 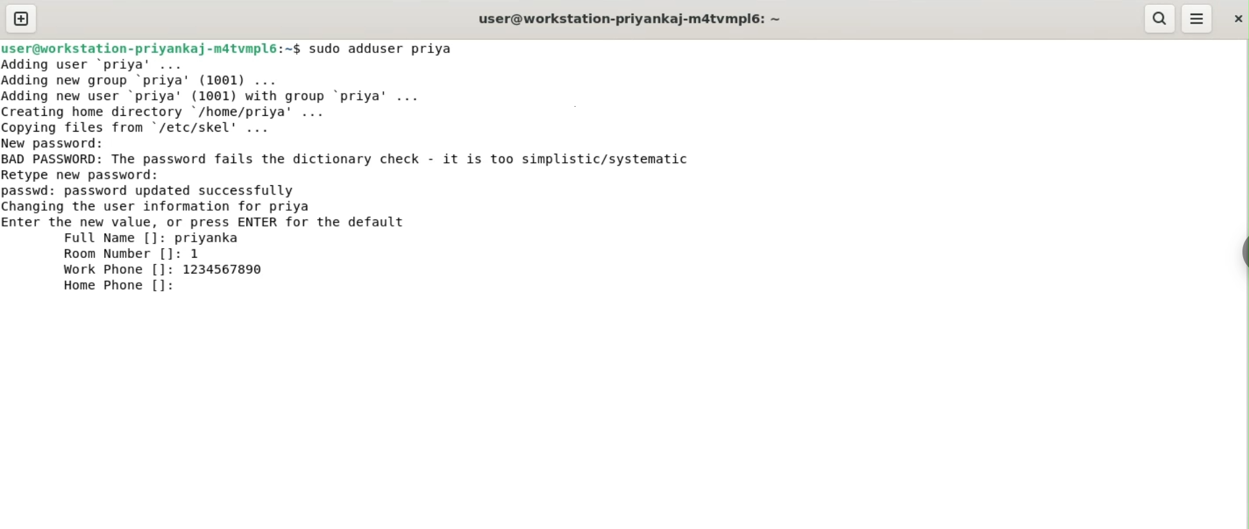 I want to click on room number []:, so click(x=119, y=255).